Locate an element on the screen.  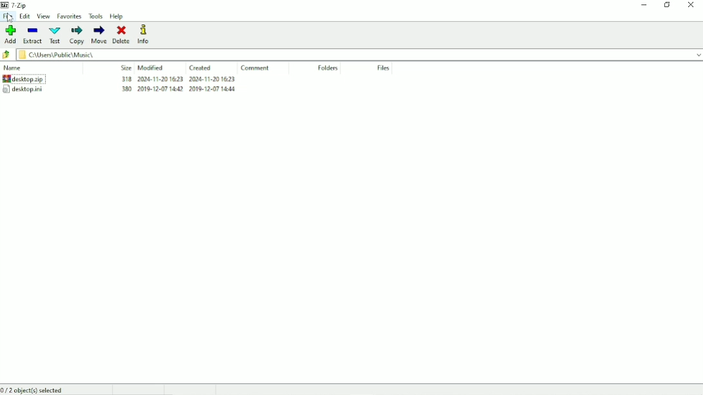
318 2024-11-201623 2024-11-20 1623
MW 200207140 2016-207 kd is located at coordinates (179, 87).